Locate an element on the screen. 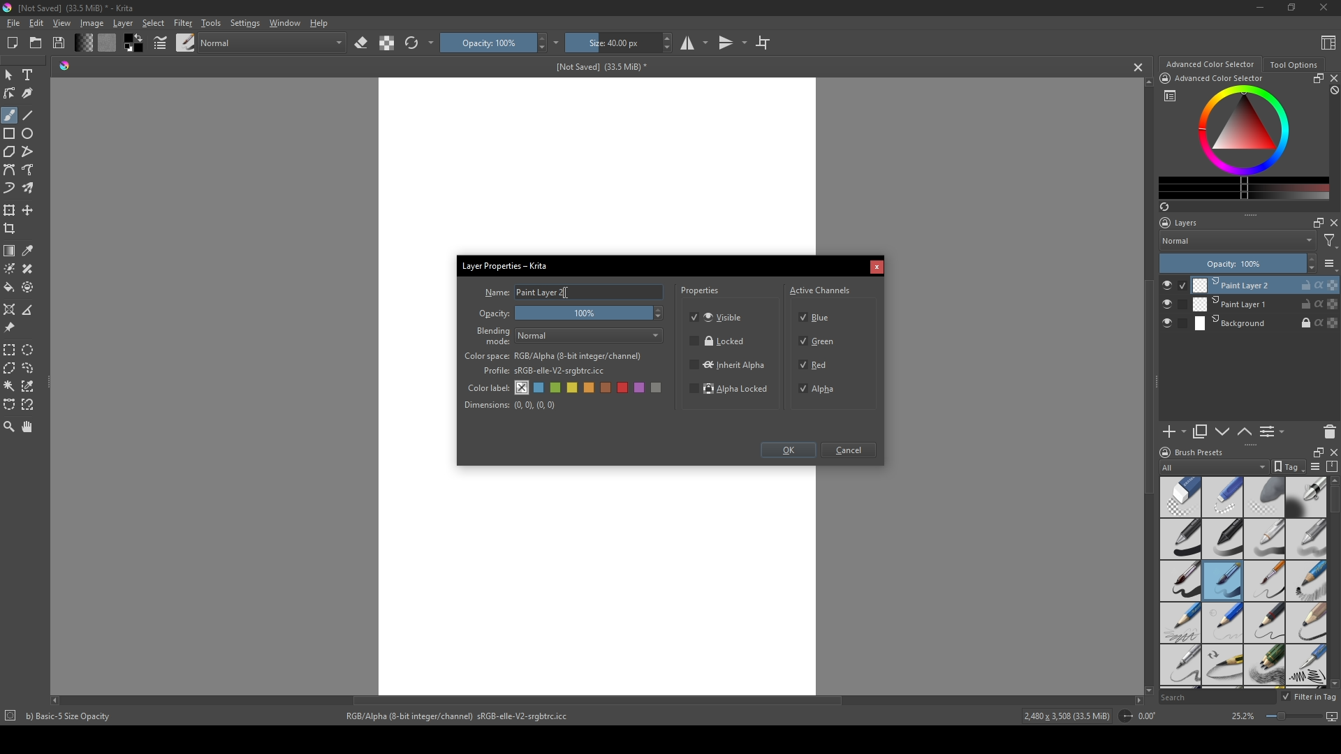  similar color is located at coordinates (31, 385).